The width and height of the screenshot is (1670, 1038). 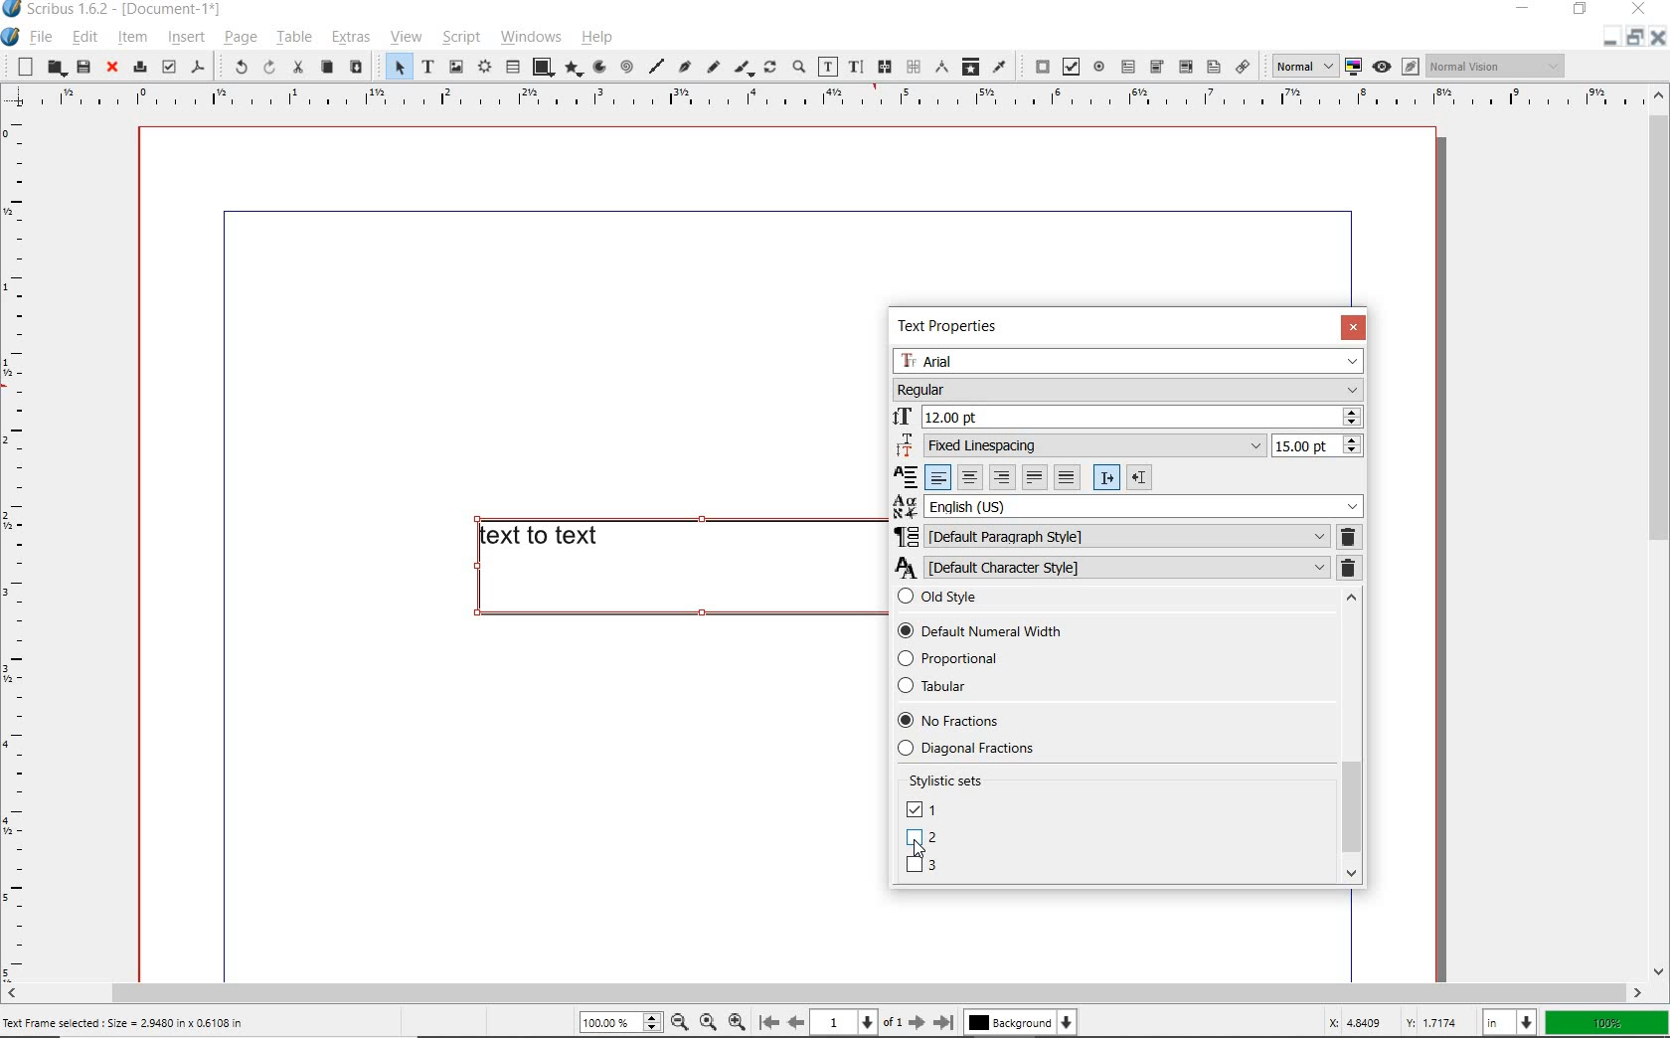 What do you see at coordinates (1639, 9) in the screenshot?
I see `close` at bounding box center [1639, 9].